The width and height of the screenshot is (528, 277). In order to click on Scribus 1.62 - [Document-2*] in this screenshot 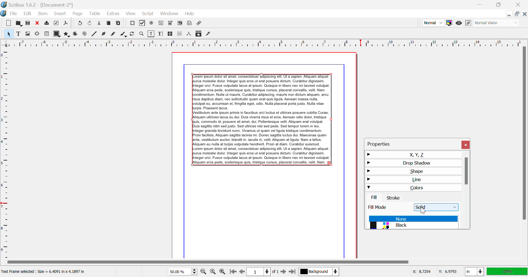, I will do `click(38, 5)`.